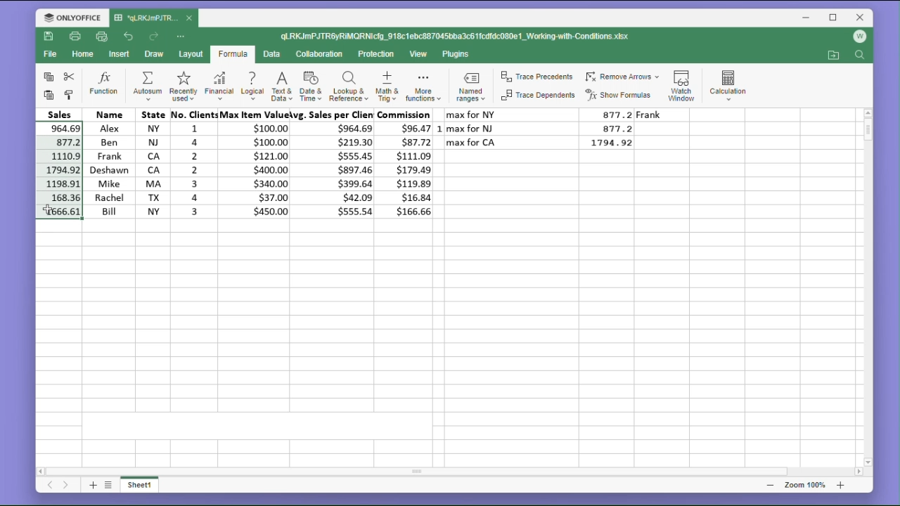  Describe the element at coordinates (129, 35) in the screenshot. I see `undo` at that location.